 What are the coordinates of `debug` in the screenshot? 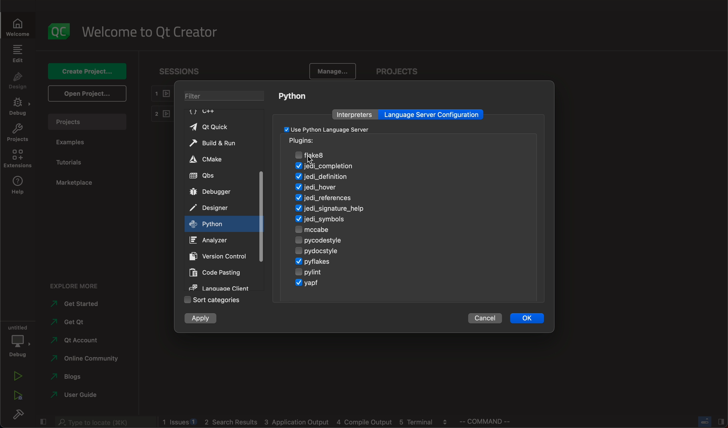 It's located at (18, 107).